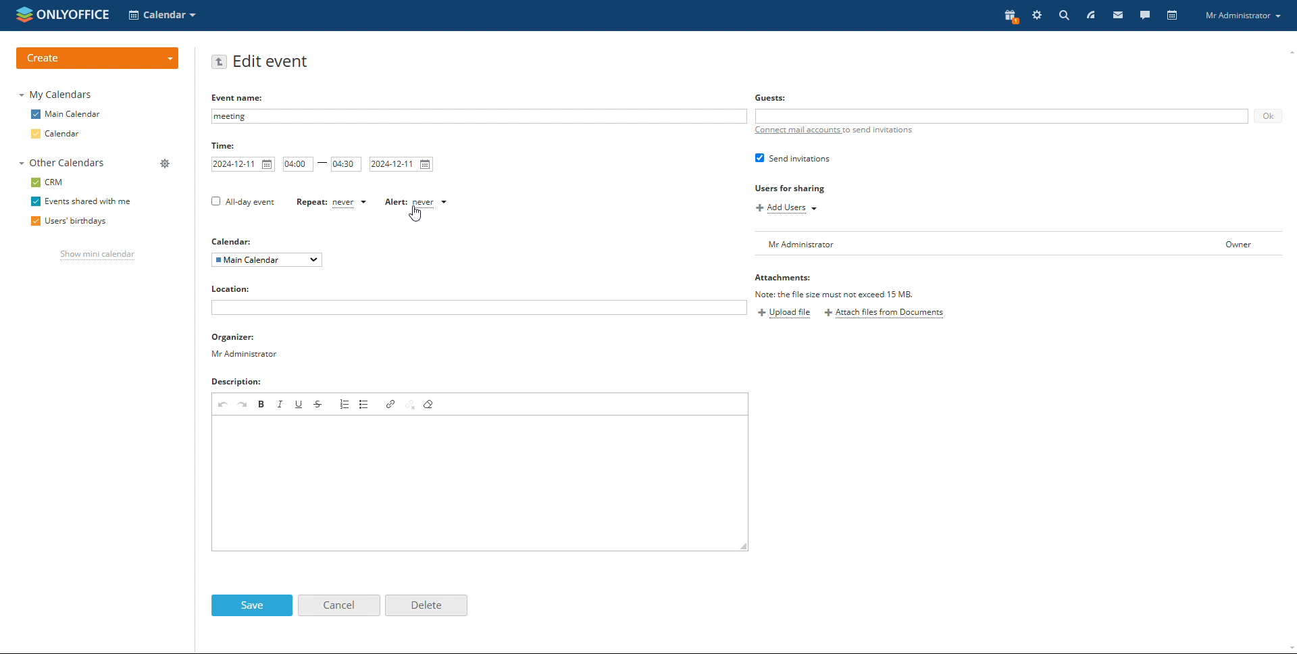 The width and height of the screenshot is (1297, 654). I want to click on add guests, so click(1002, 116).